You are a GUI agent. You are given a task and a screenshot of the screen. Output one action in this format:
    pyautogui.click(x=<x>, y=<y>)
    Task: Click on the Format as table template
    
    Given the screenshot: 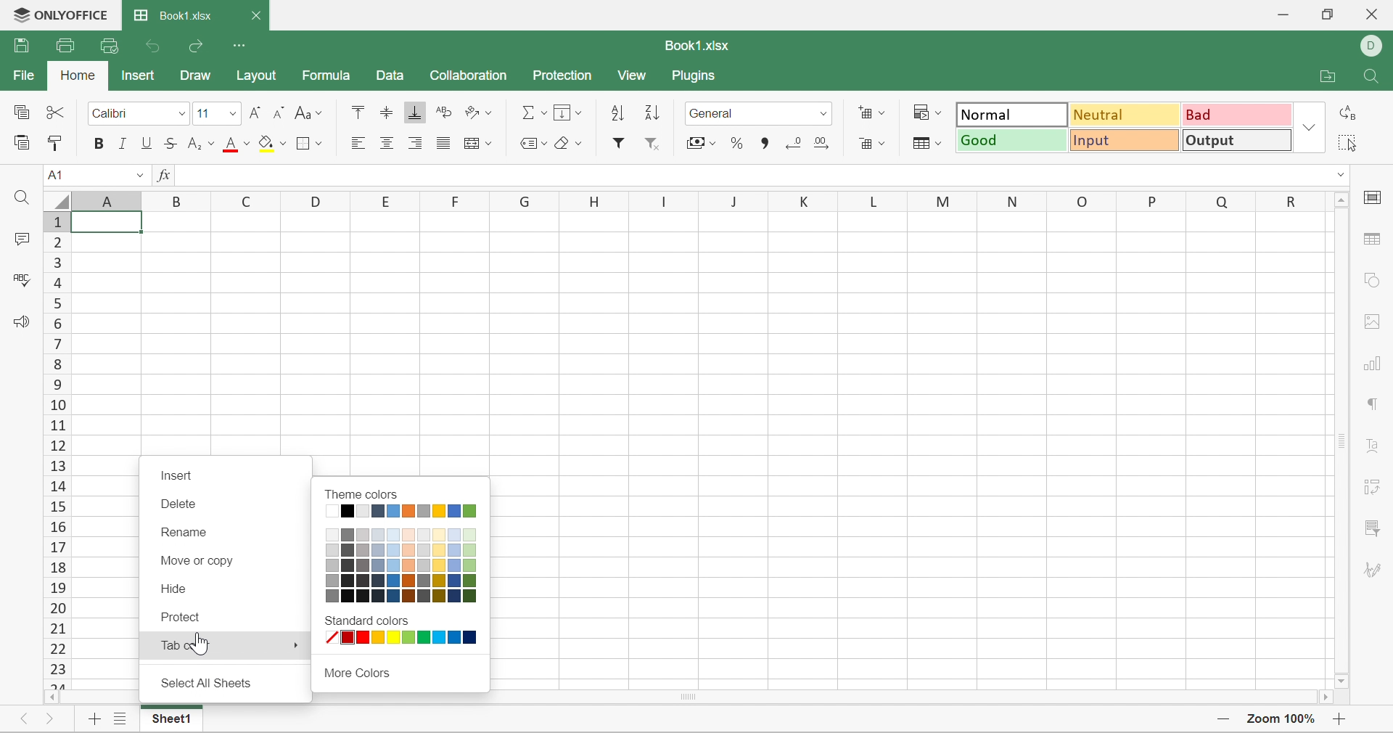 What is the action you would take?
    pyautogui.click(x=927, y=143)
    